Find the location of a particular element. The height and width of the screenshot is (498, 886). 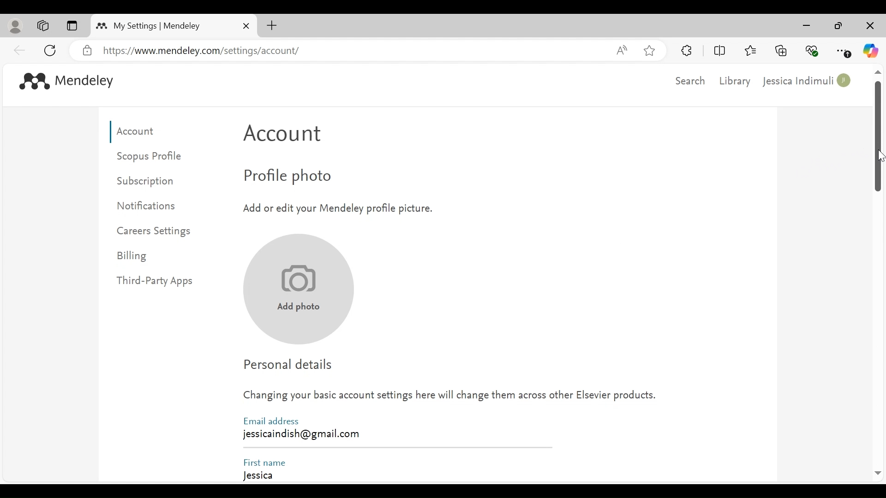

Extensions is located at coordinates (687, 50).